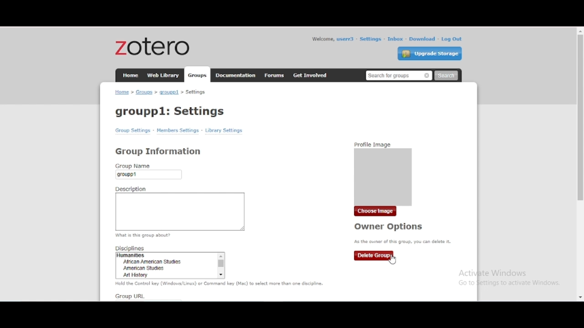  I want to click on profile image, so click(384, 172).